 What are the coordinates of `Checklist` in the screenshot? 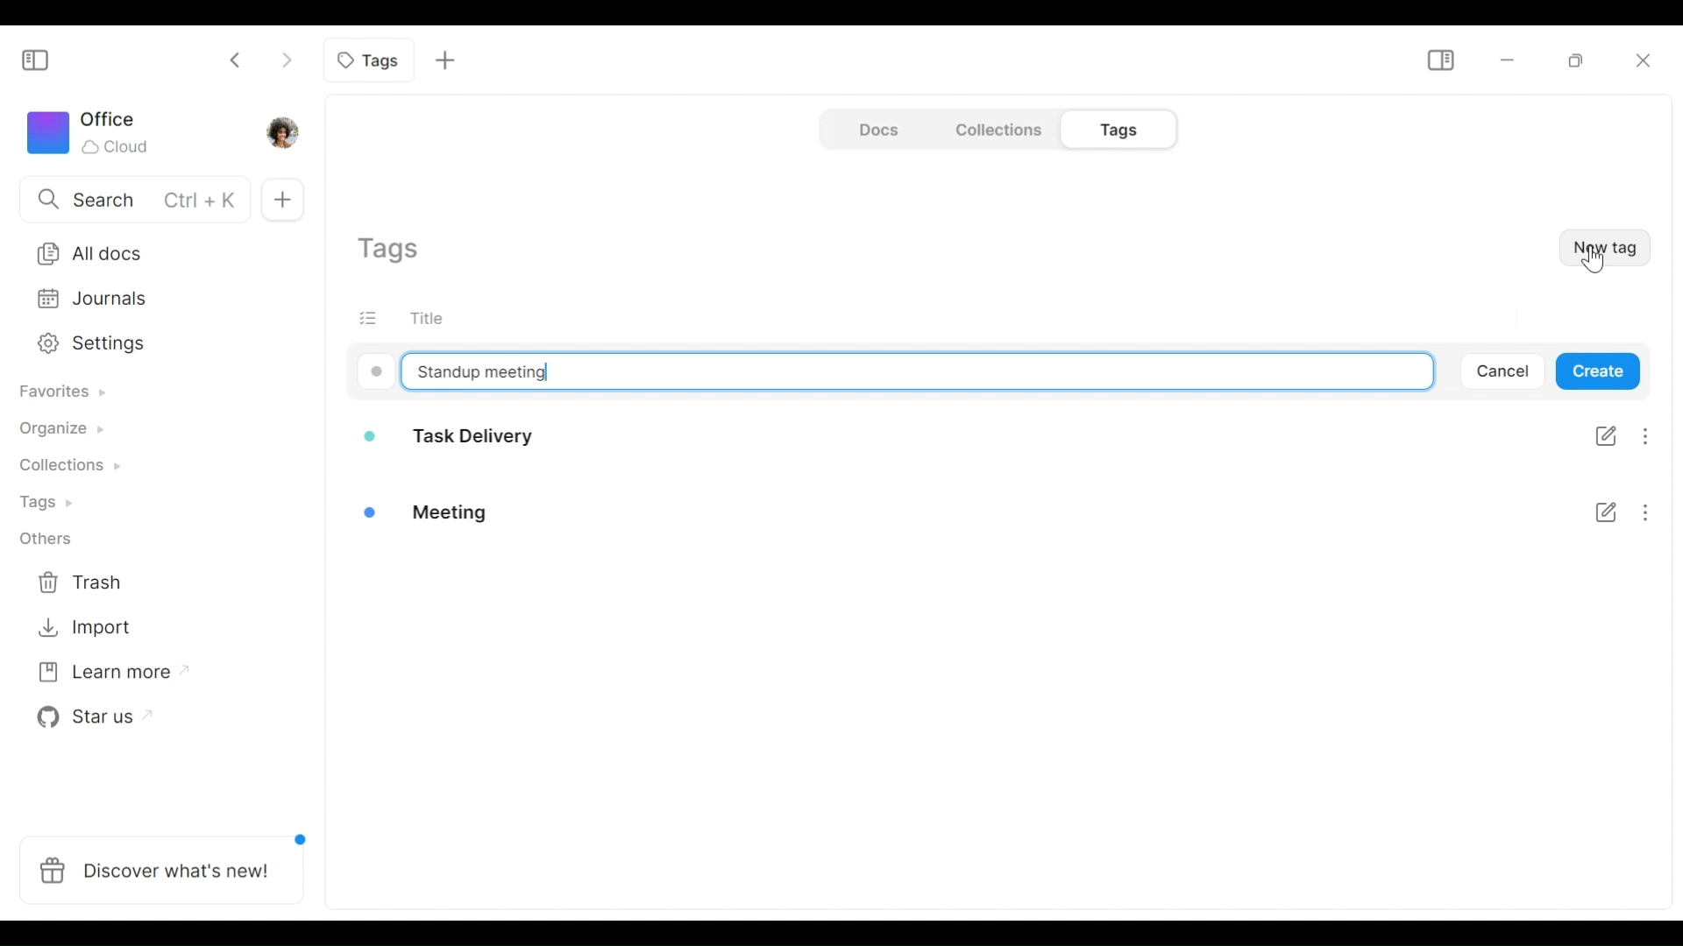 It's located at (1601, 469).